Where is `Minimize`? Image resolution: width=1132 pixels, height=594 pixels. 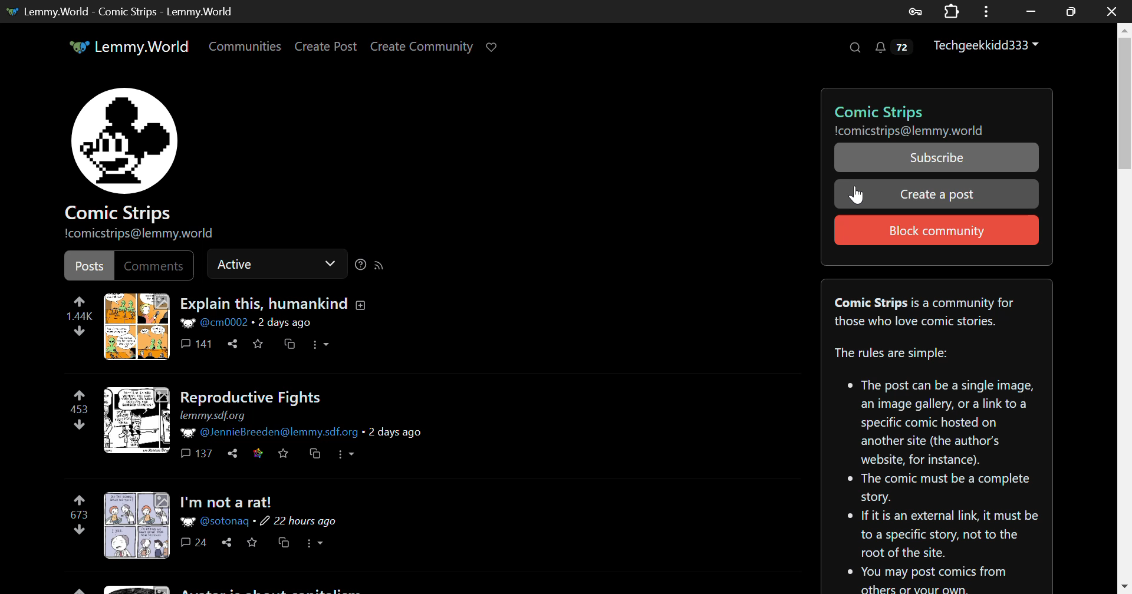 Minimize is located at coordinates (1073, 11).